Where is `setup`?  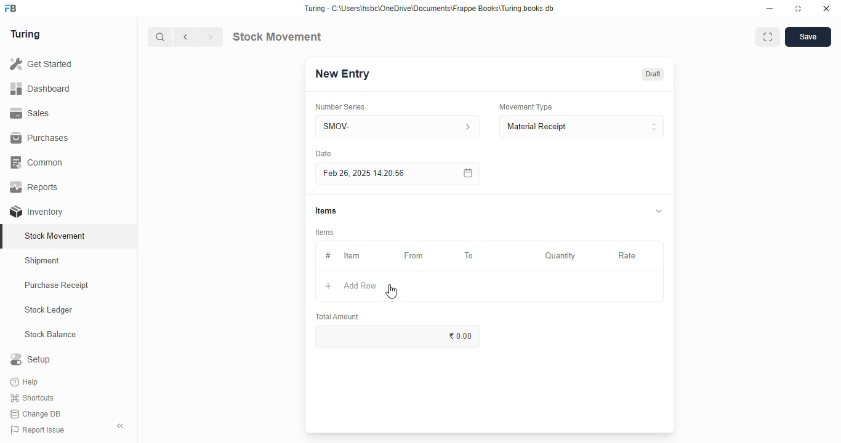 setup is located at coordinates (30, 359).